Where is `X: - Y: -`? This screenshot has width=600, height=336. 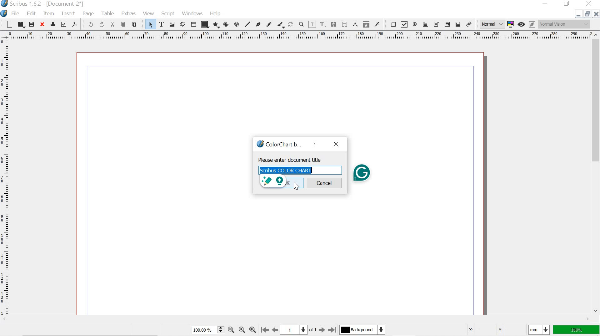 X: - Y: - is located at coordinates (493, 330).